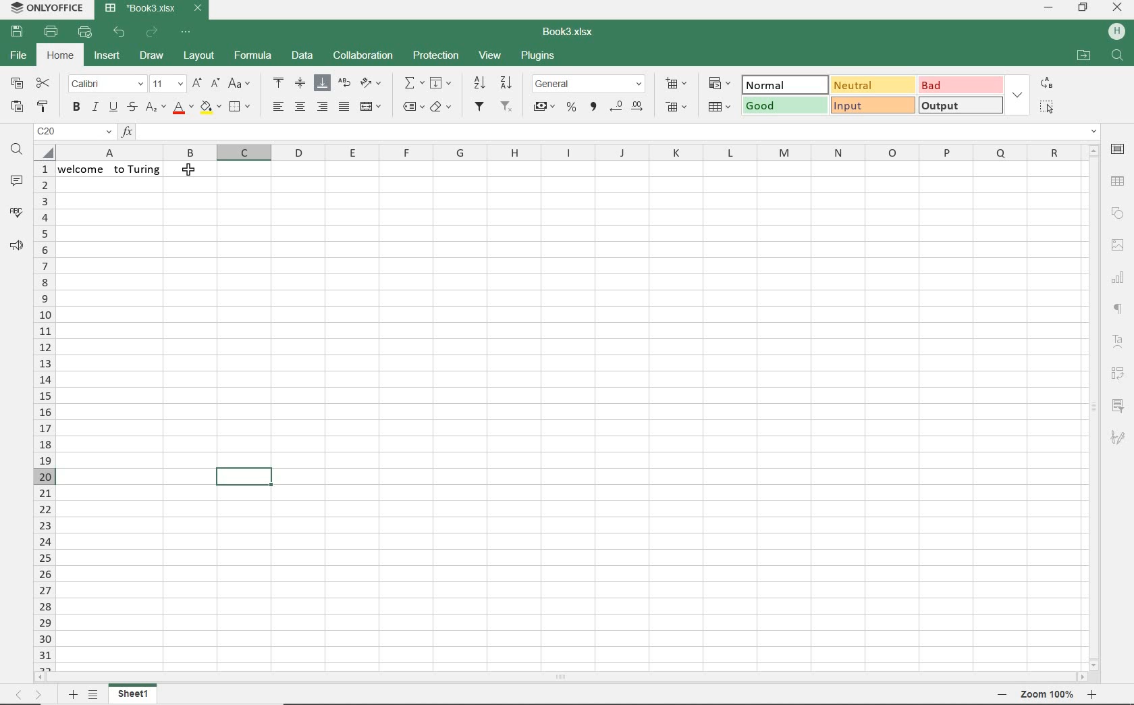 The image size is (1134, 705). I want to click on input, so click(873, 106).